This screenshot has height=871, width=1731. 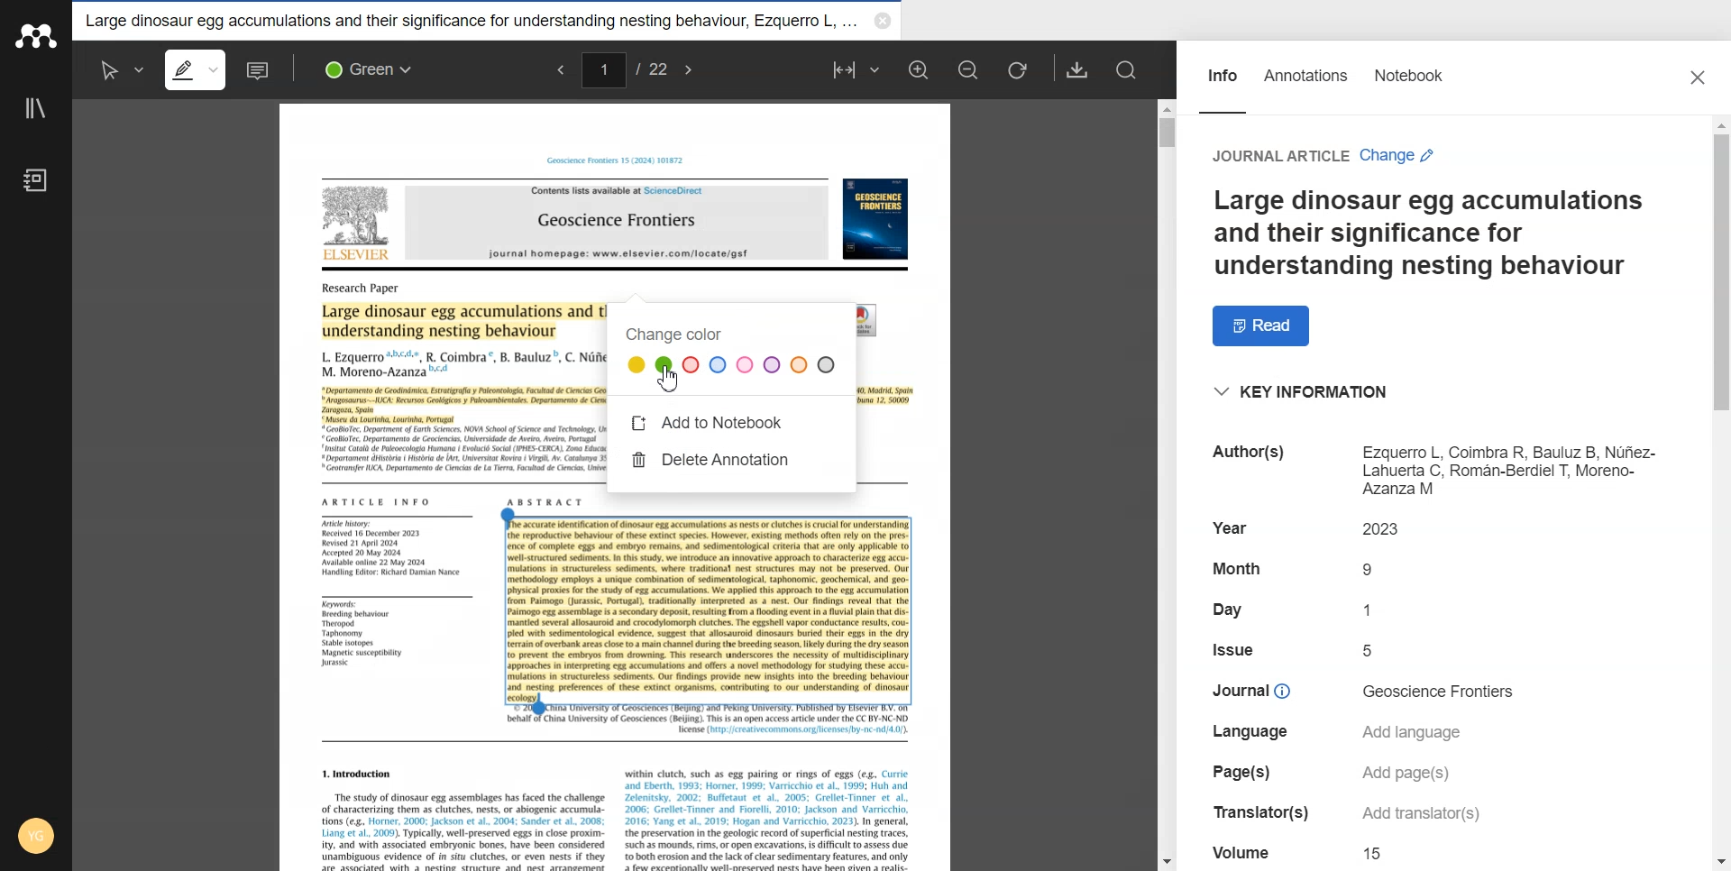 What do you see at coordinates (1018, 70) in the screenshot?
I see `Rotate page` at bounding box center [1018, 70].